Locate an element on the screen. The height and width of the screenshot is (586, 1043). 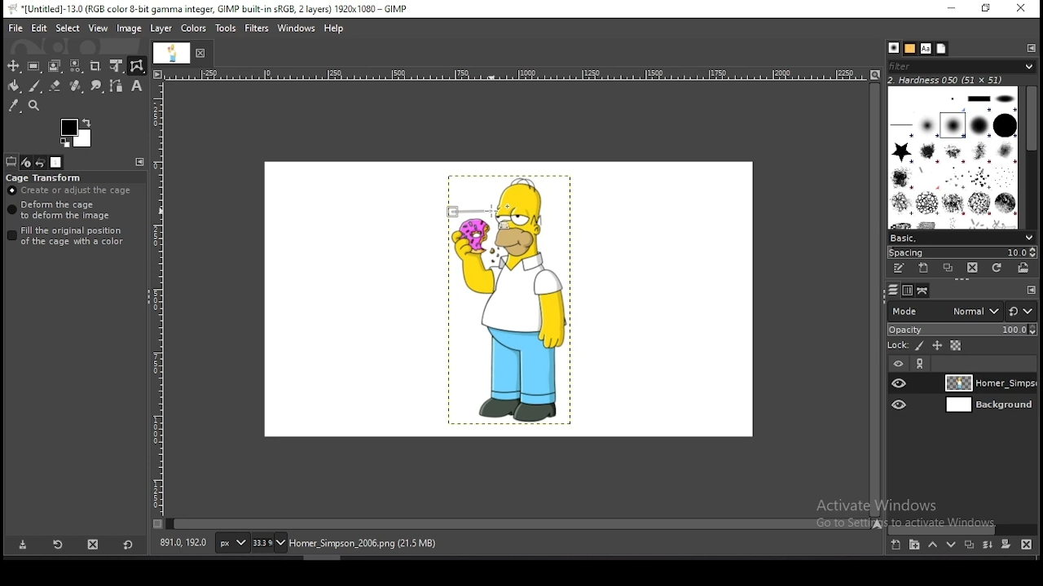
configure this tab is located at coordinates (139, 161).